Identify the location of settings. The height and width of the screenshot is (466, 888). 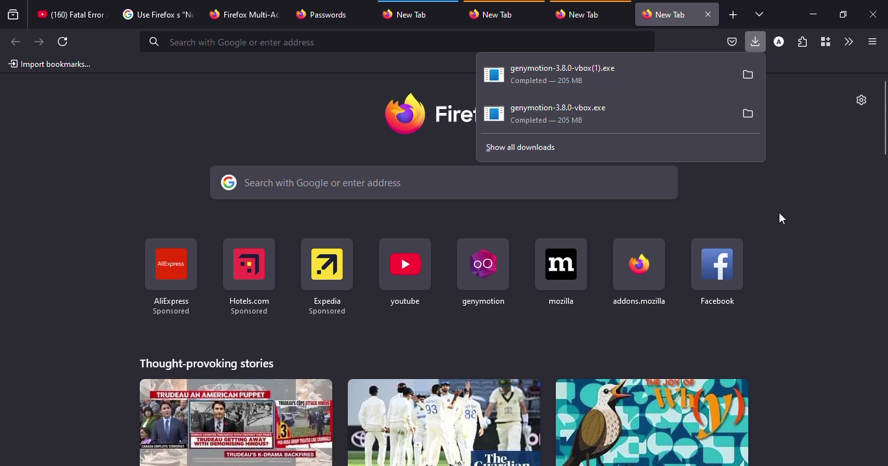
(859, 99).